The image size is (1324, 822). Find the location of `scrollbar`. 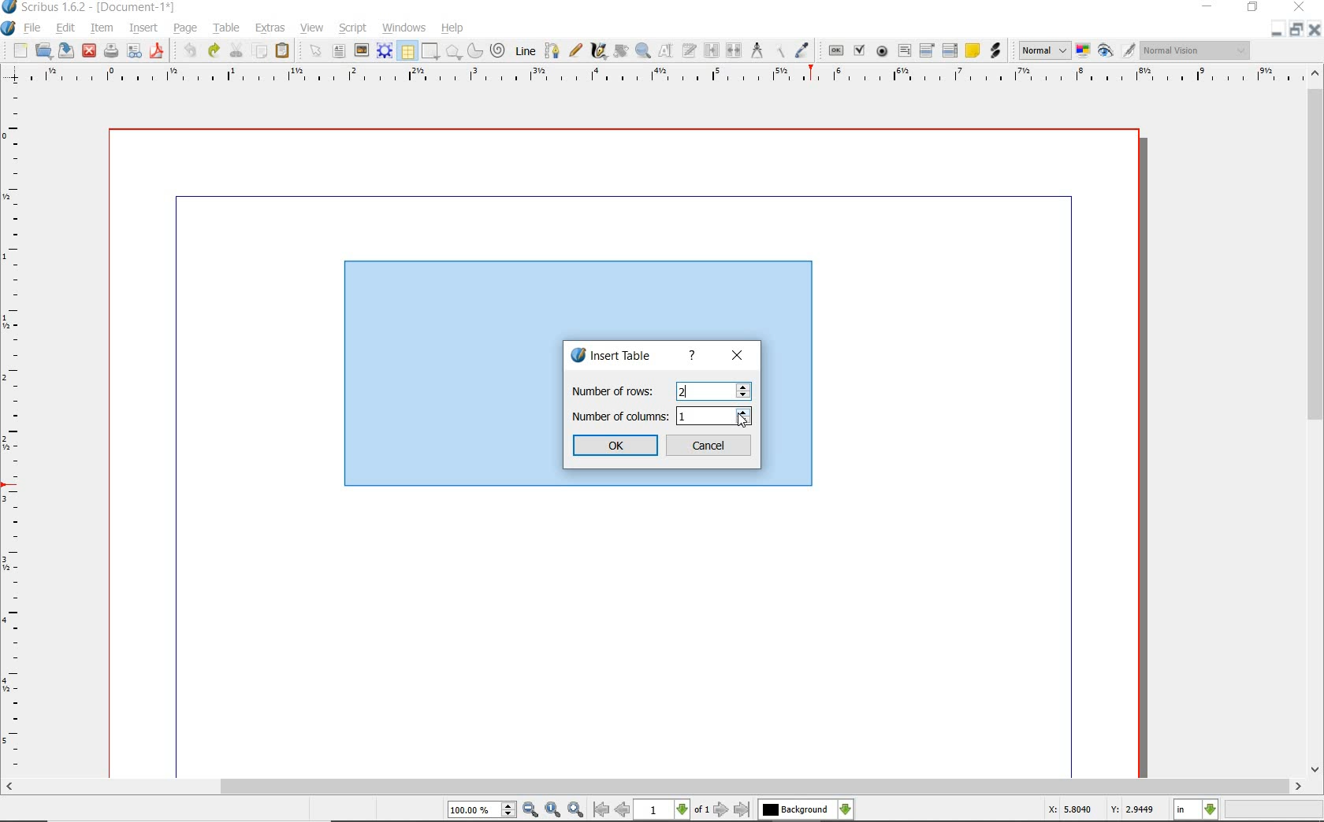

scrollbar is located at coordinates (1315, 423).